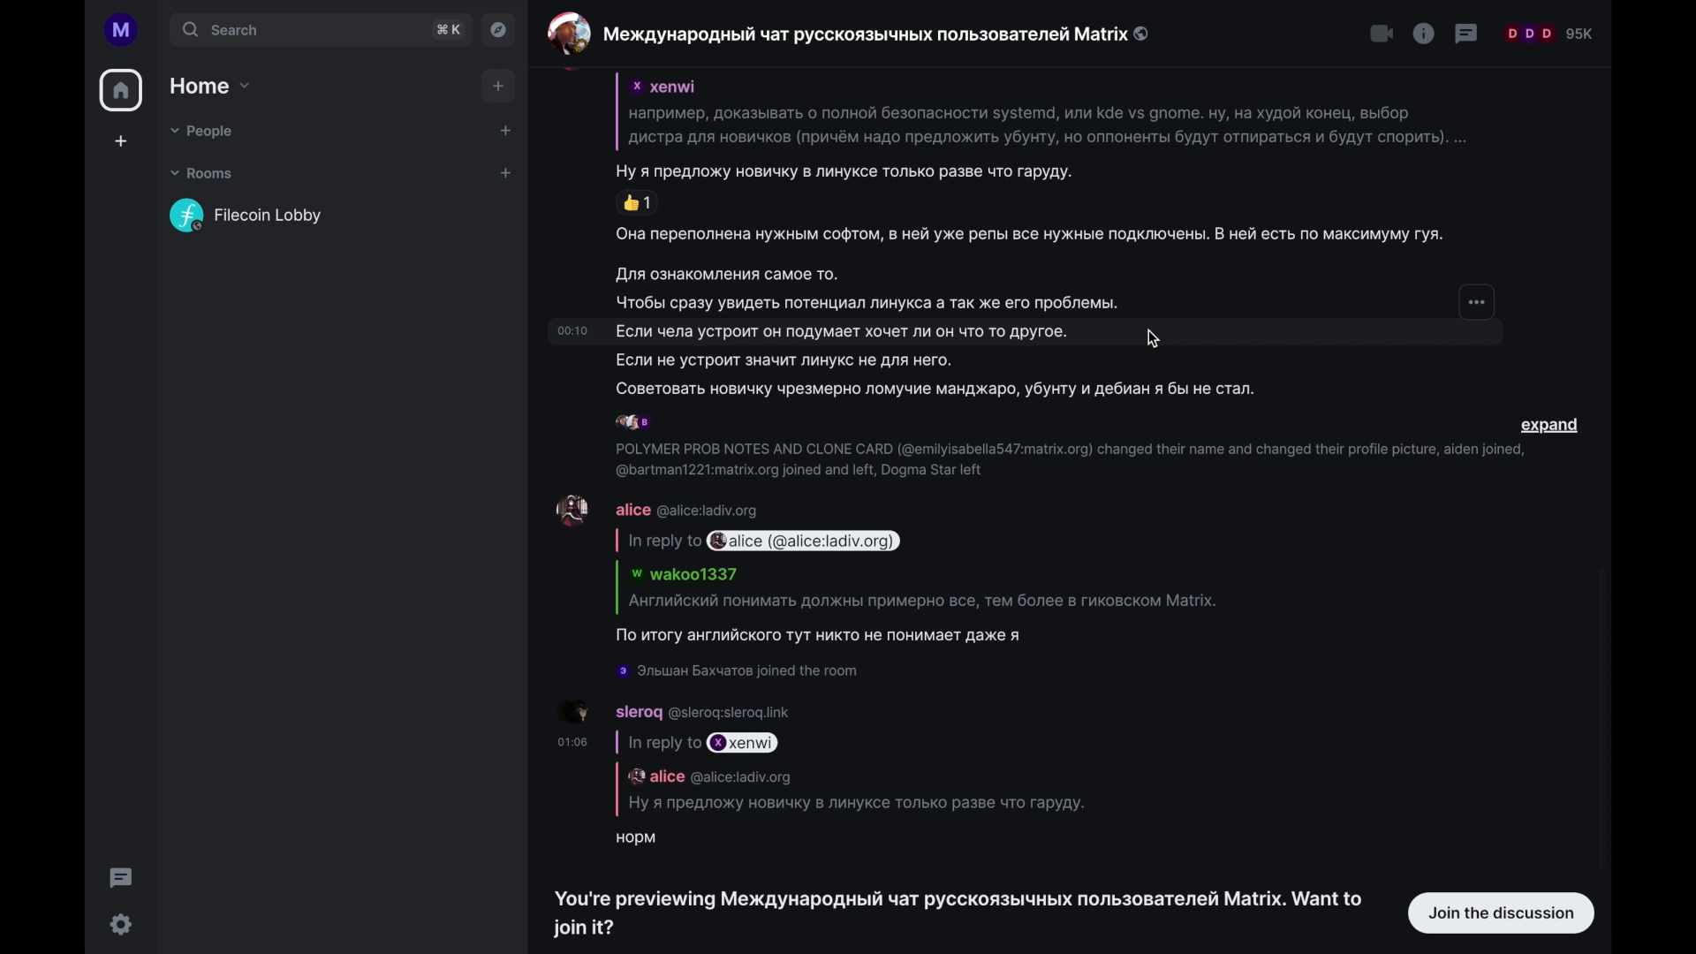 This screenshot has width=1696, height=954. I want to click on account name, so click(122, 29).